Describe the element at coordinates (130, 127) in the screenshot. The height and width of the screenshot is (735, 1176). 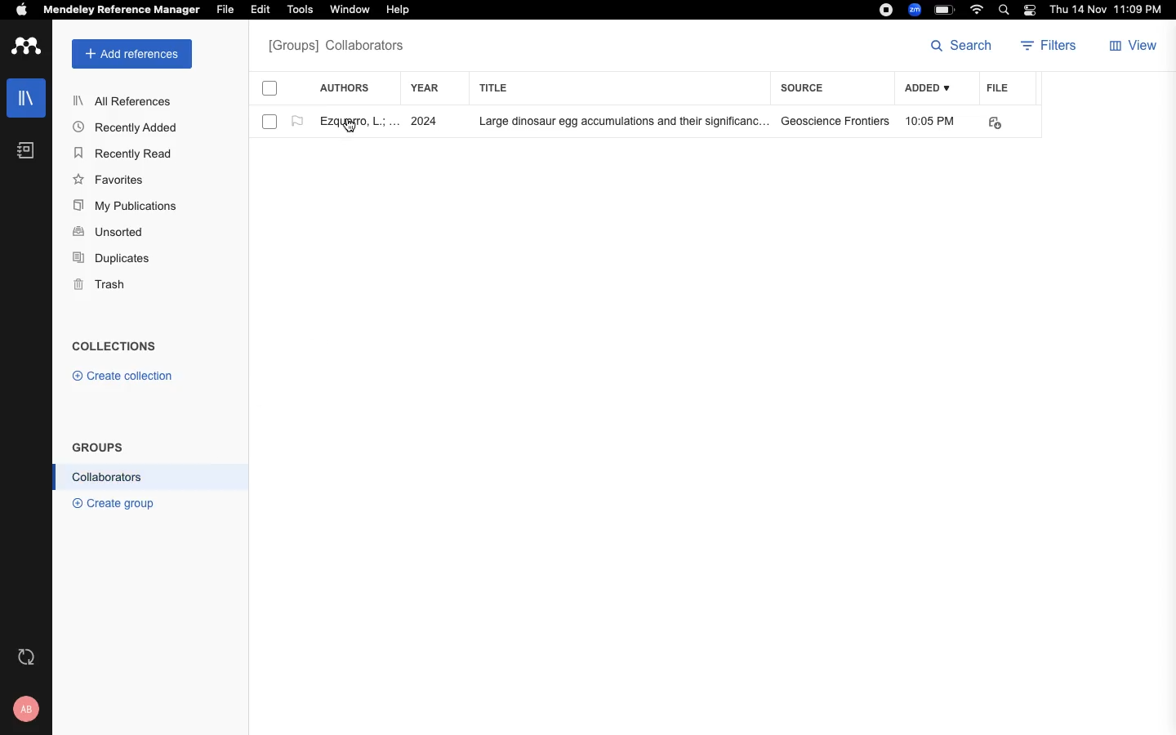
I see `Recently Added` at that location.